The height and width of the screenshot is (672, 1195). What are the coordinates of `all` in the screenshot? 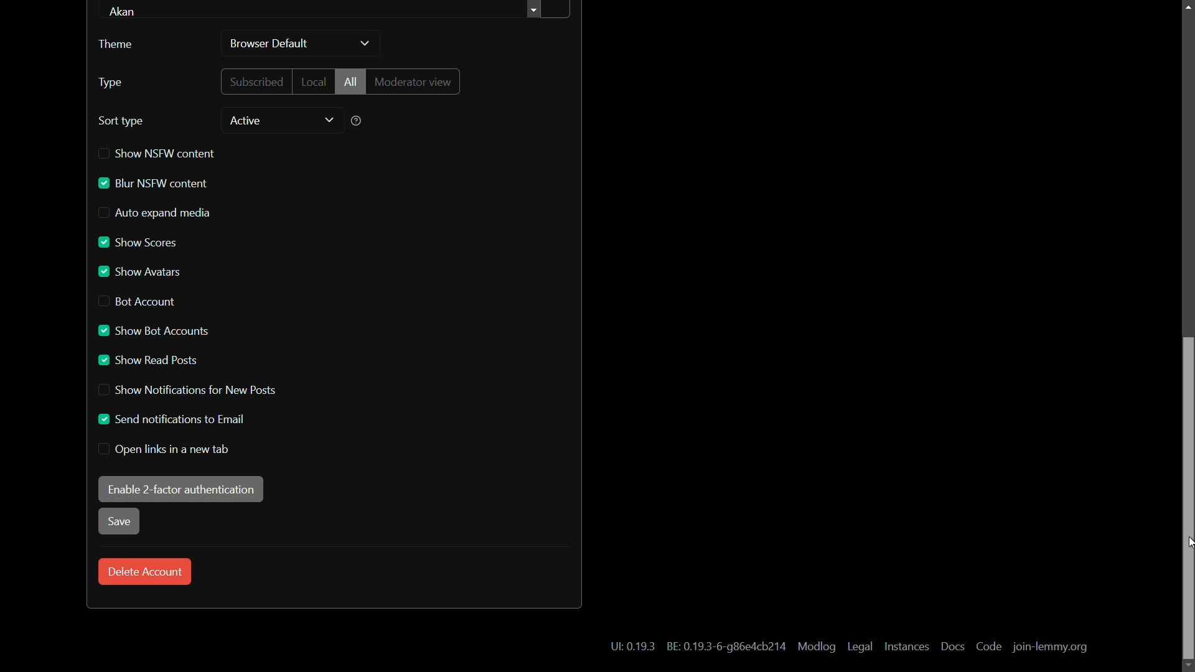 It's located at (350, 81).